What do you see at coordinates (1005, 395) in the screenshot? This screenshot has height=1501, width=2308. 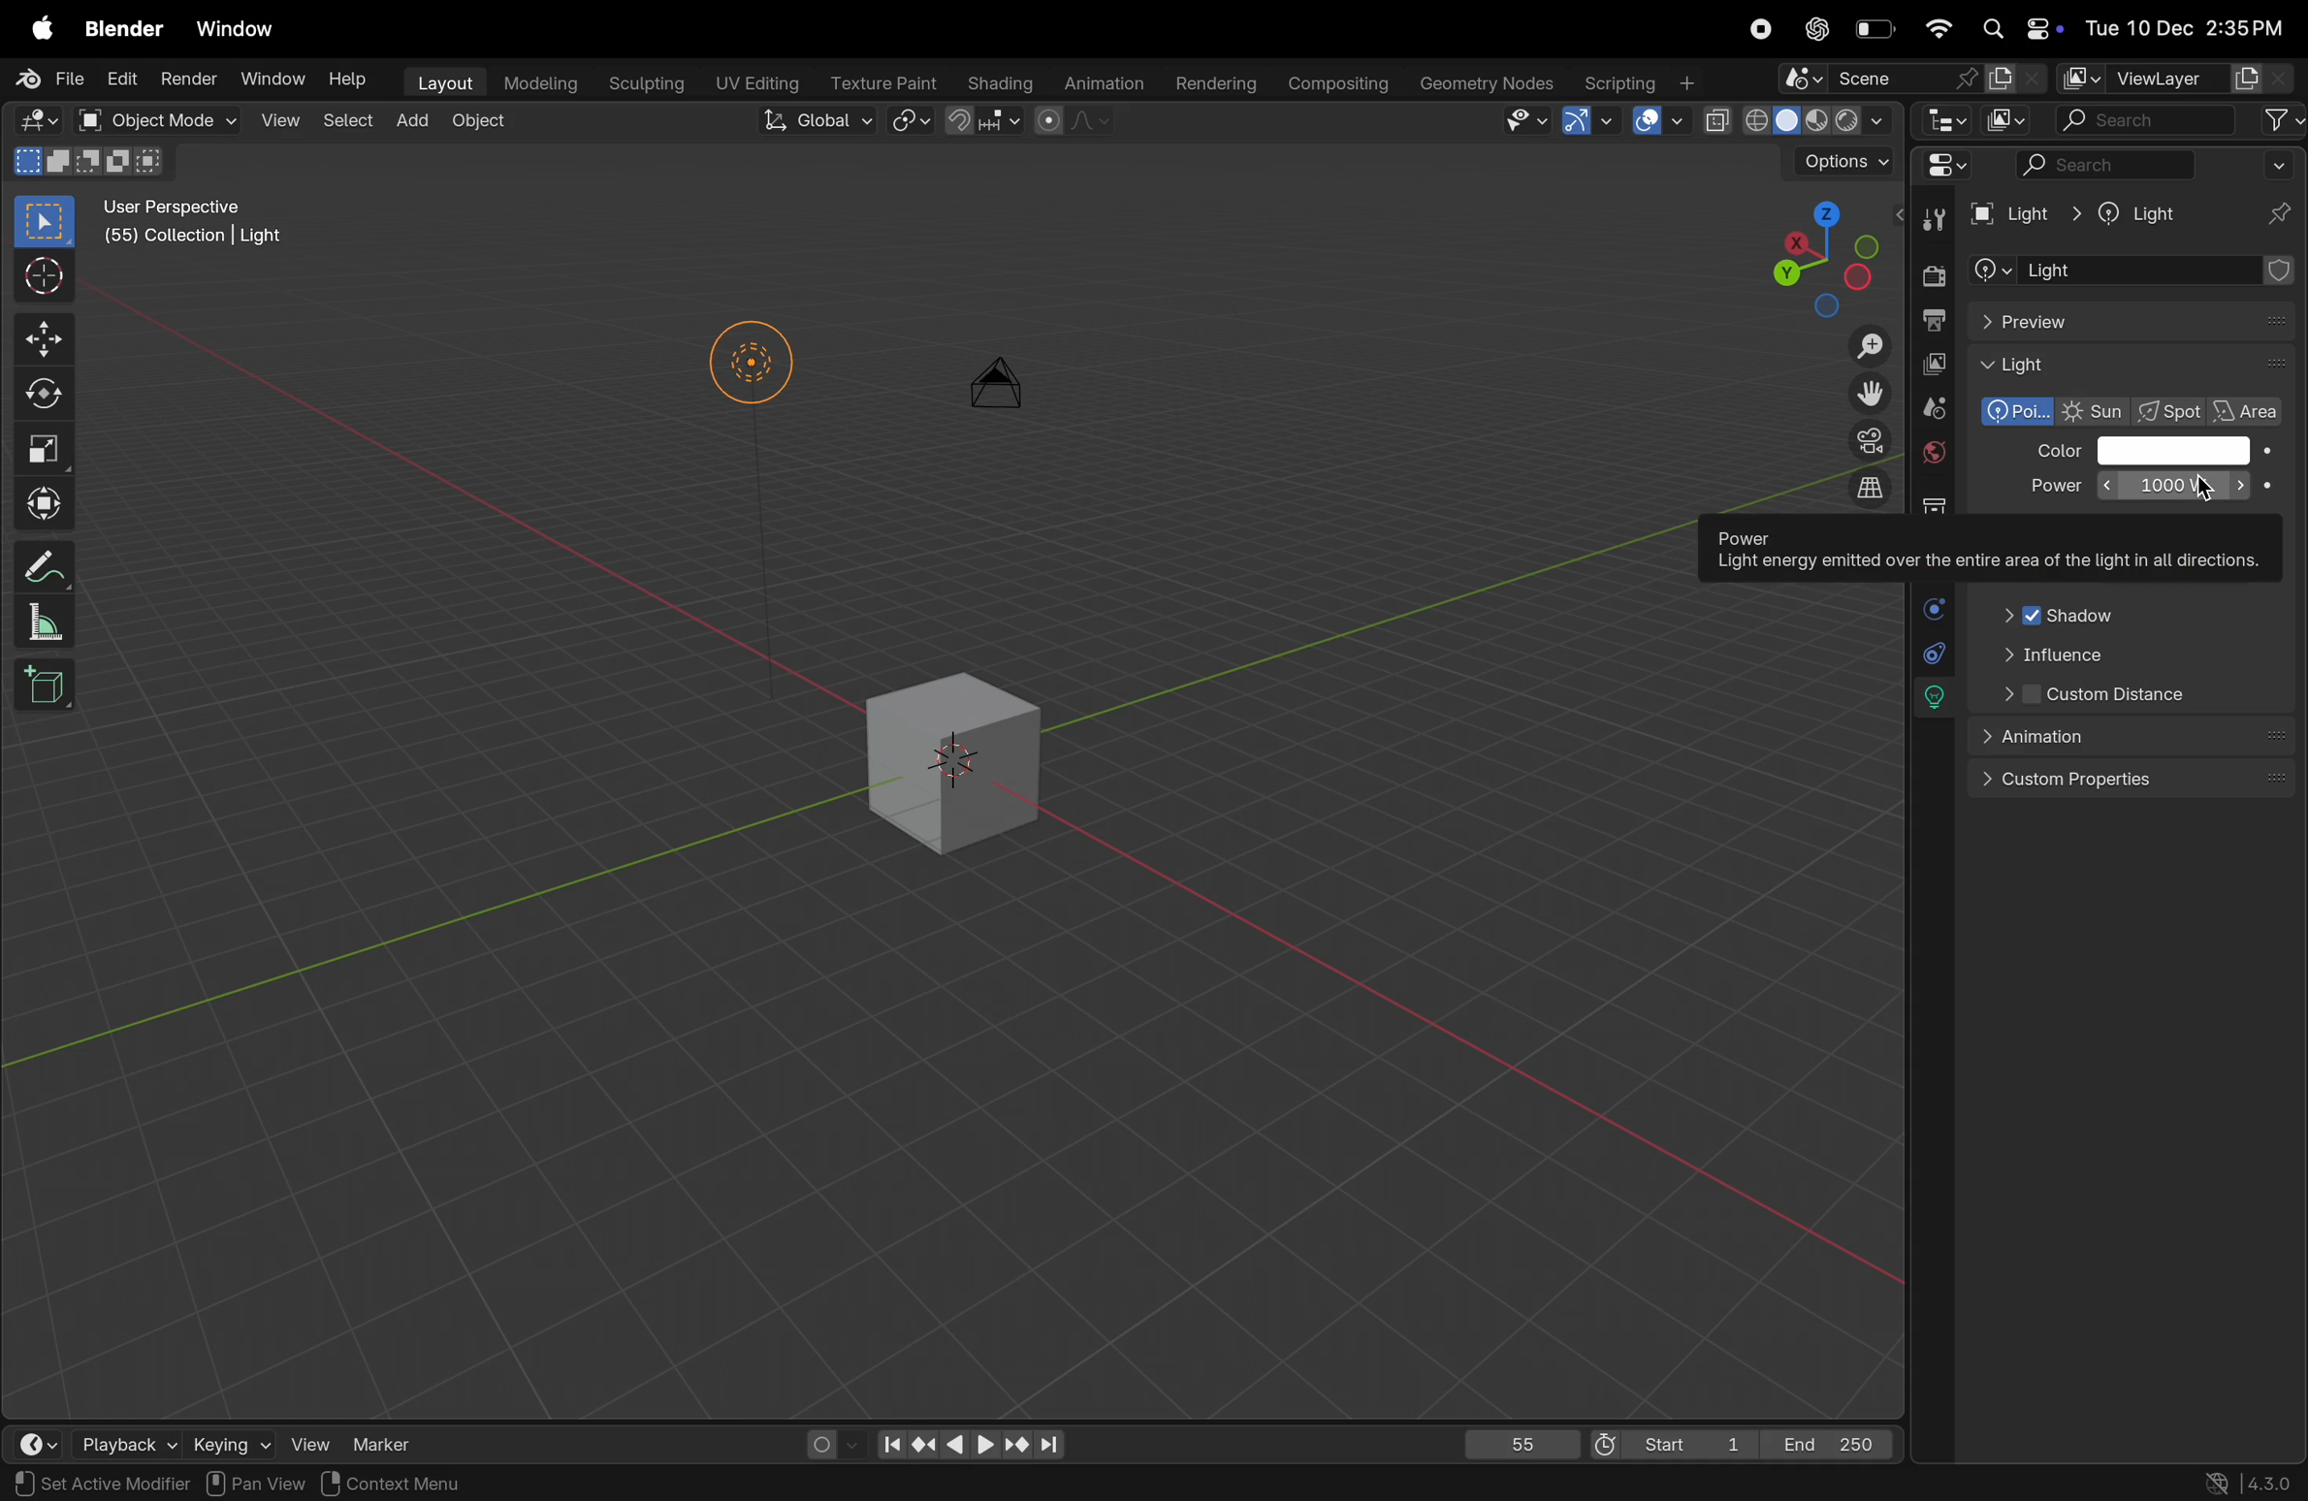 I see `camera` at bounding box center [1005, 395].